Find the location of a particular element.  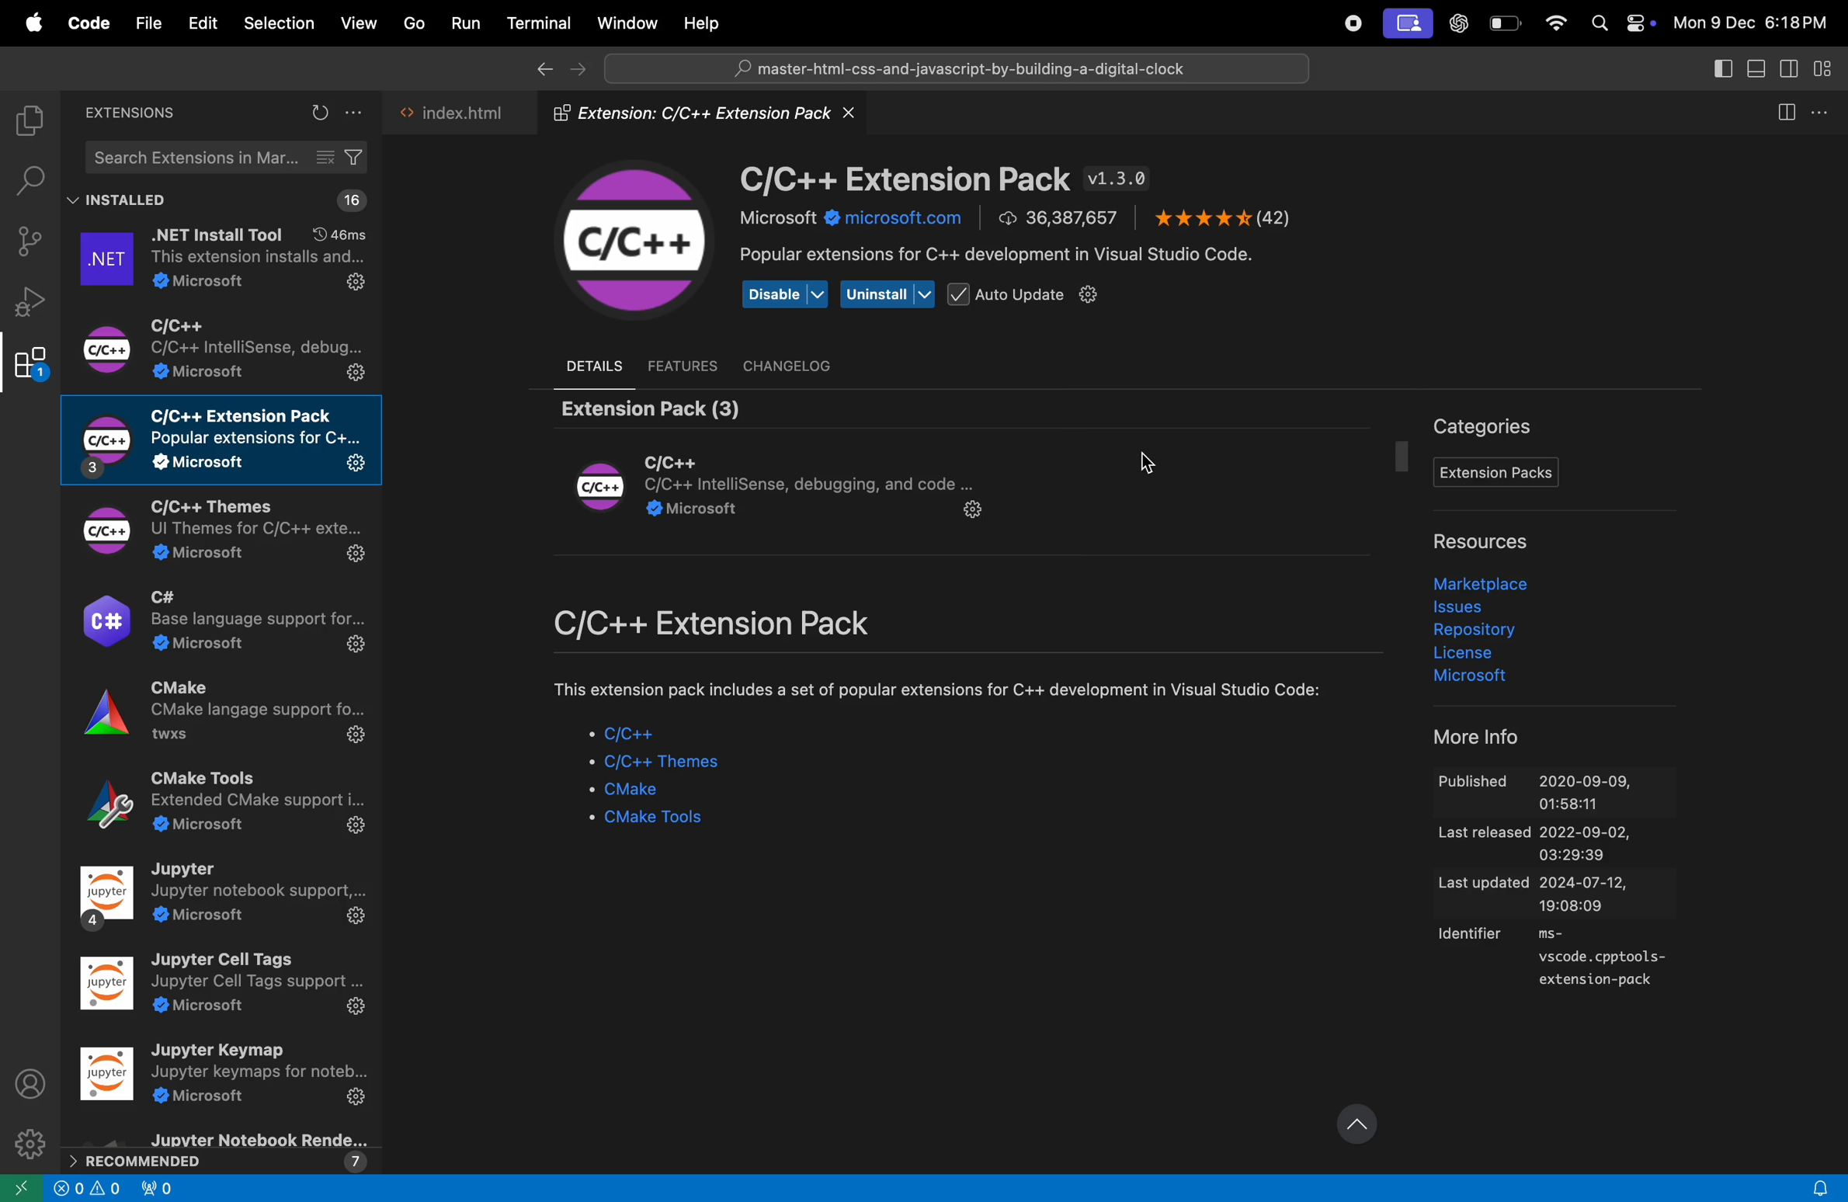

market place is located at coordinates (1488, 583).